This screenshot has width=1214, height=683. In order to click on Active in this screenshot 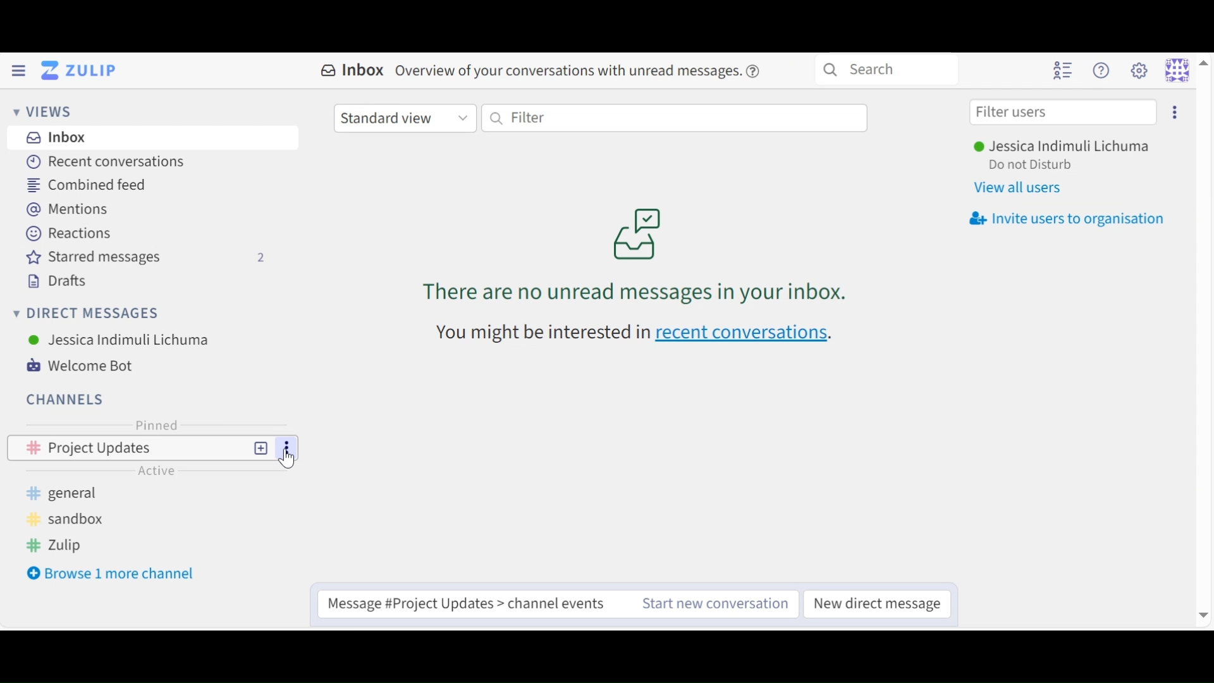, I will do `click(164, 470)`.